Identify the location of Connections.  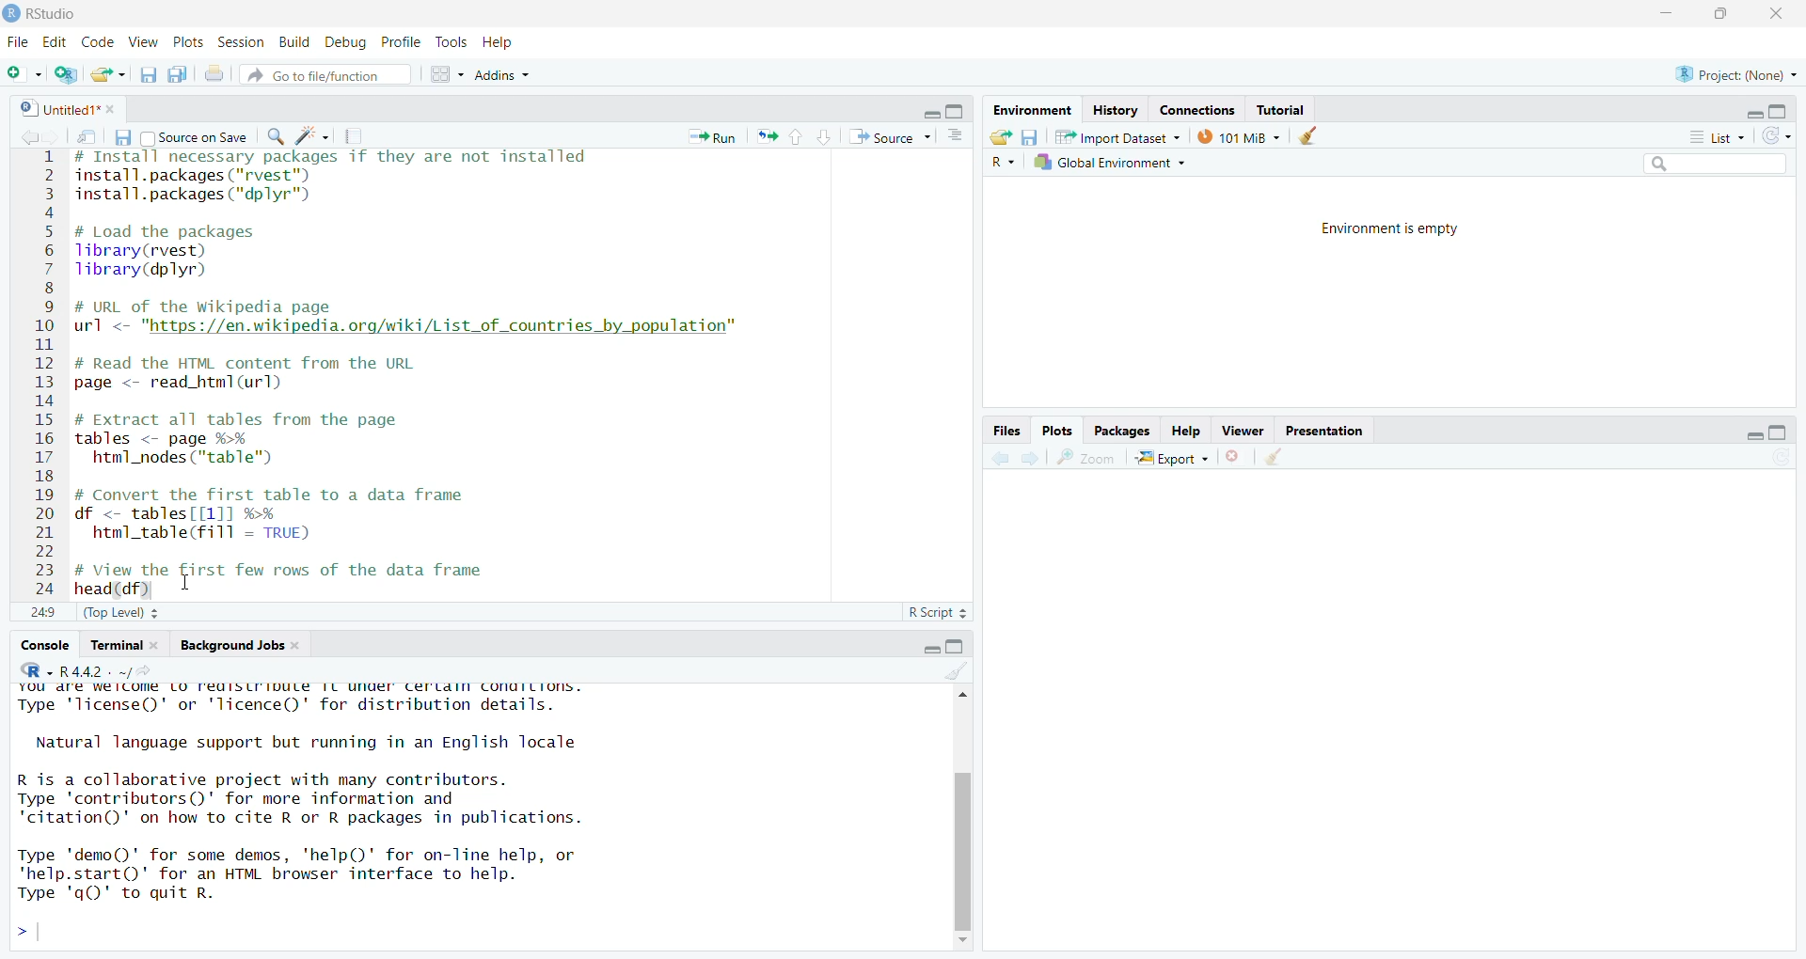
(1197, 111).